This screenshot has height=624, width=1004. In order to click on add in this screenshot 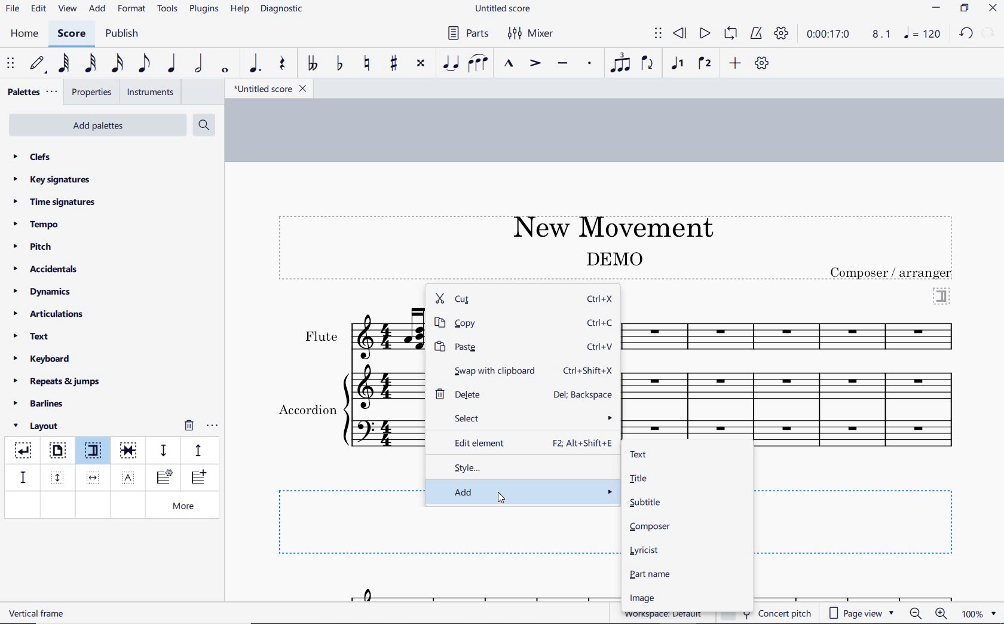, I will do `click(524, 491)`.